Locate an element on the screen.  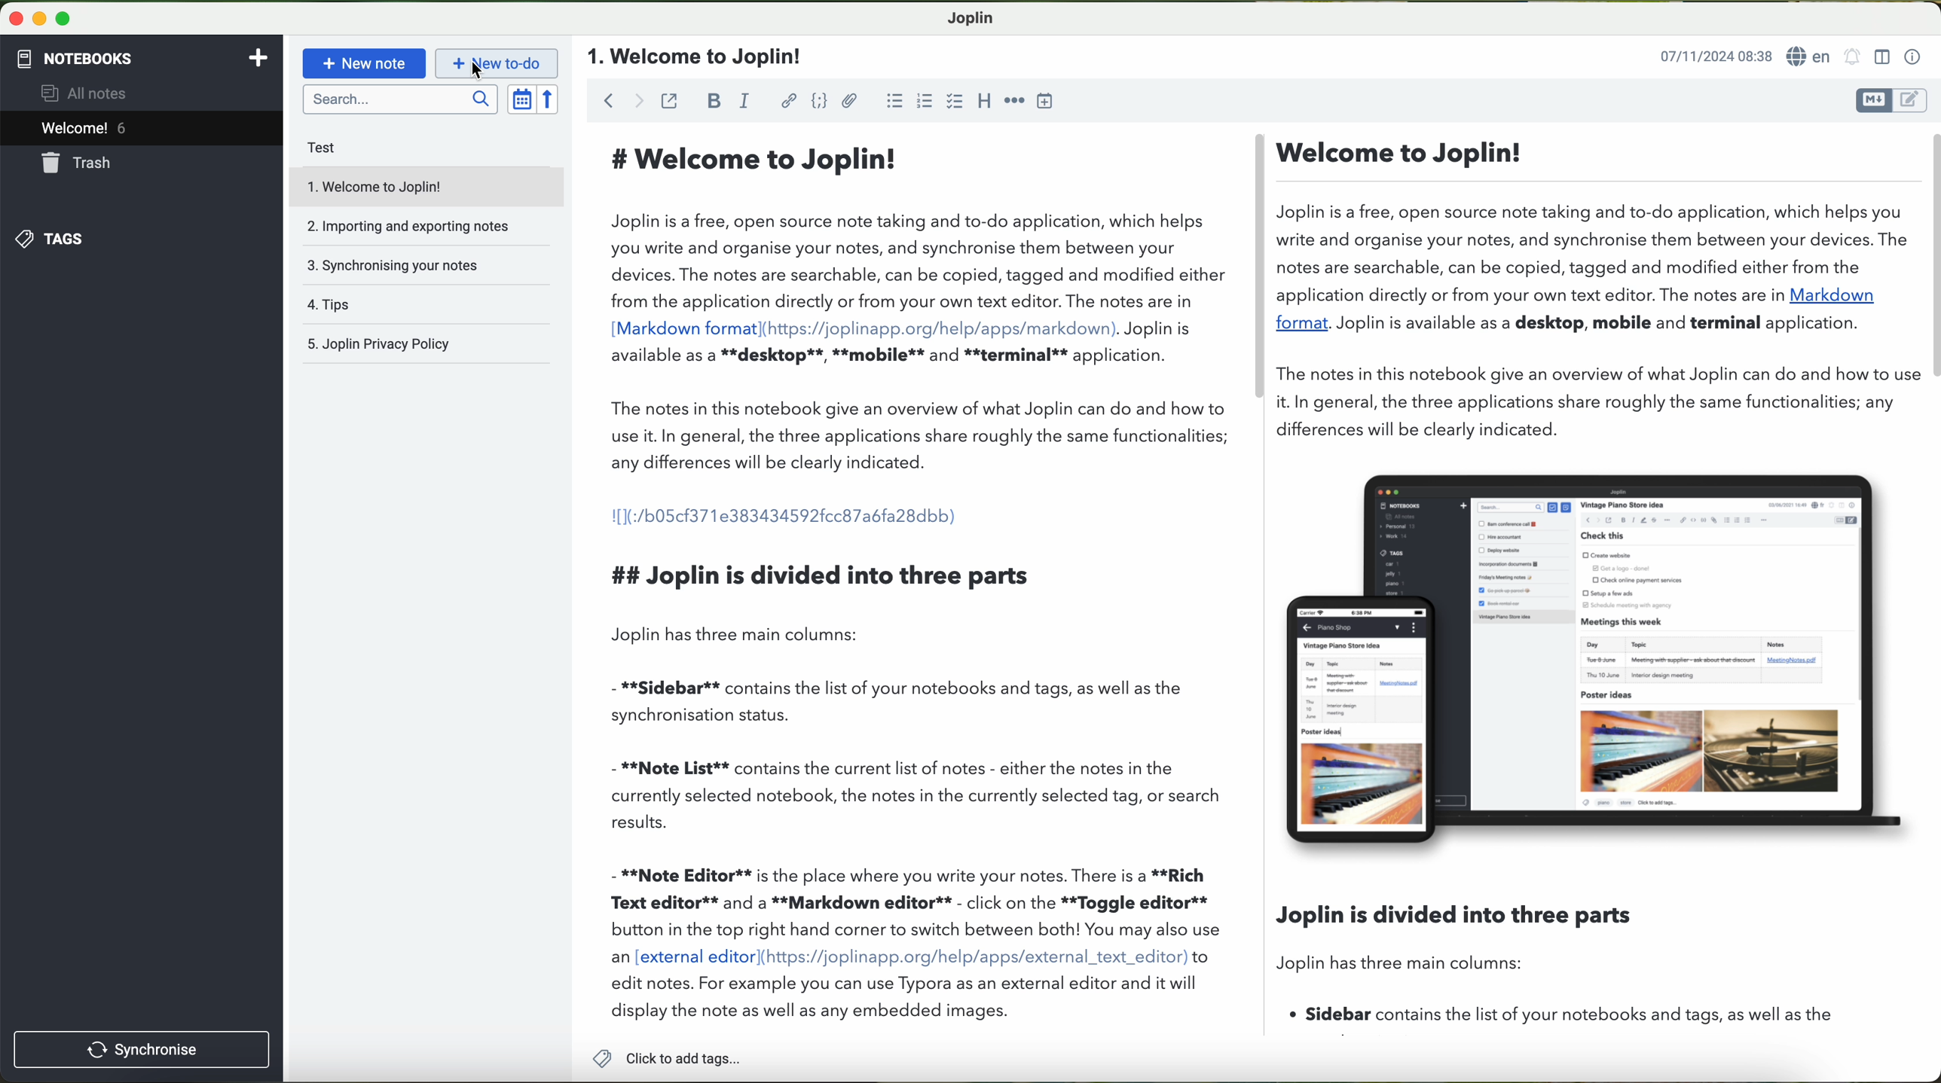
test is located at coordinates (341, 146).